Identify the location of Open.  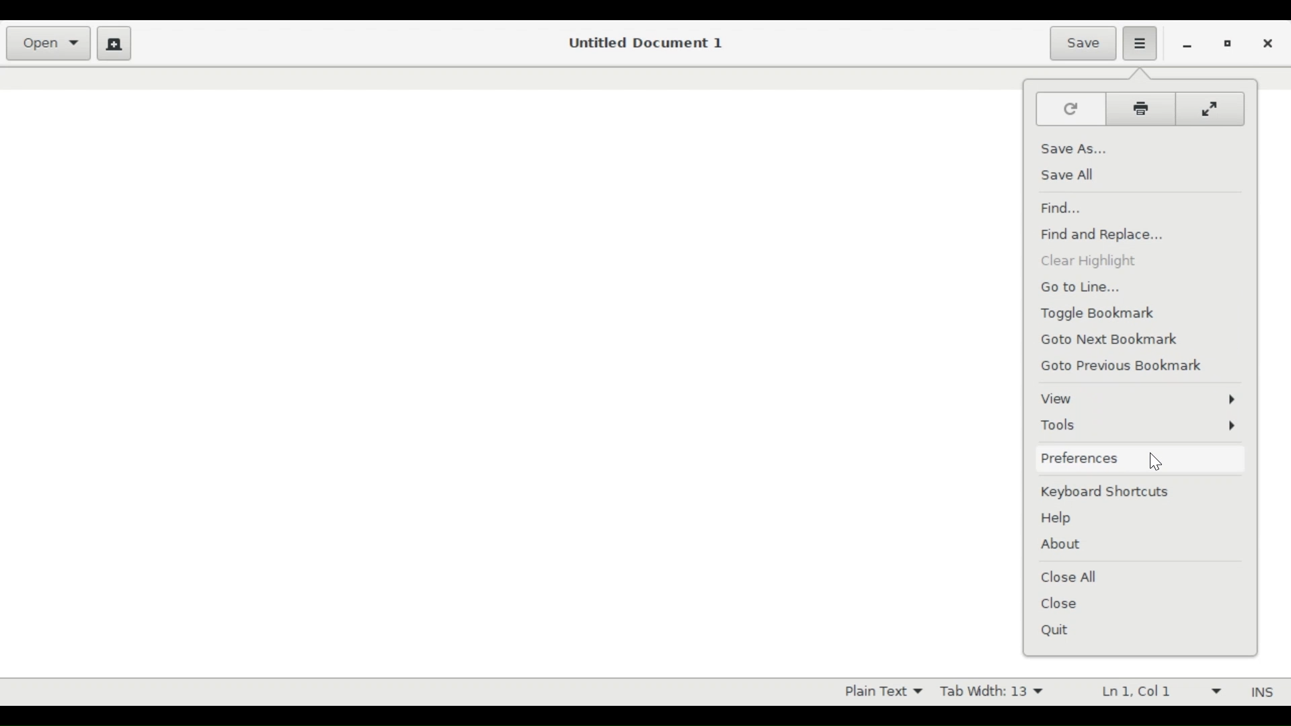
(47, 43).